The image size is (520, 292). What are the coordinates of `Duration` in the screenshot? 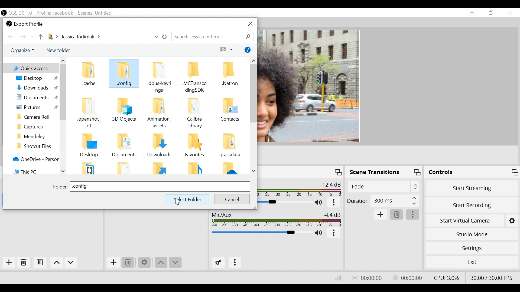 It's located at (383, 202).